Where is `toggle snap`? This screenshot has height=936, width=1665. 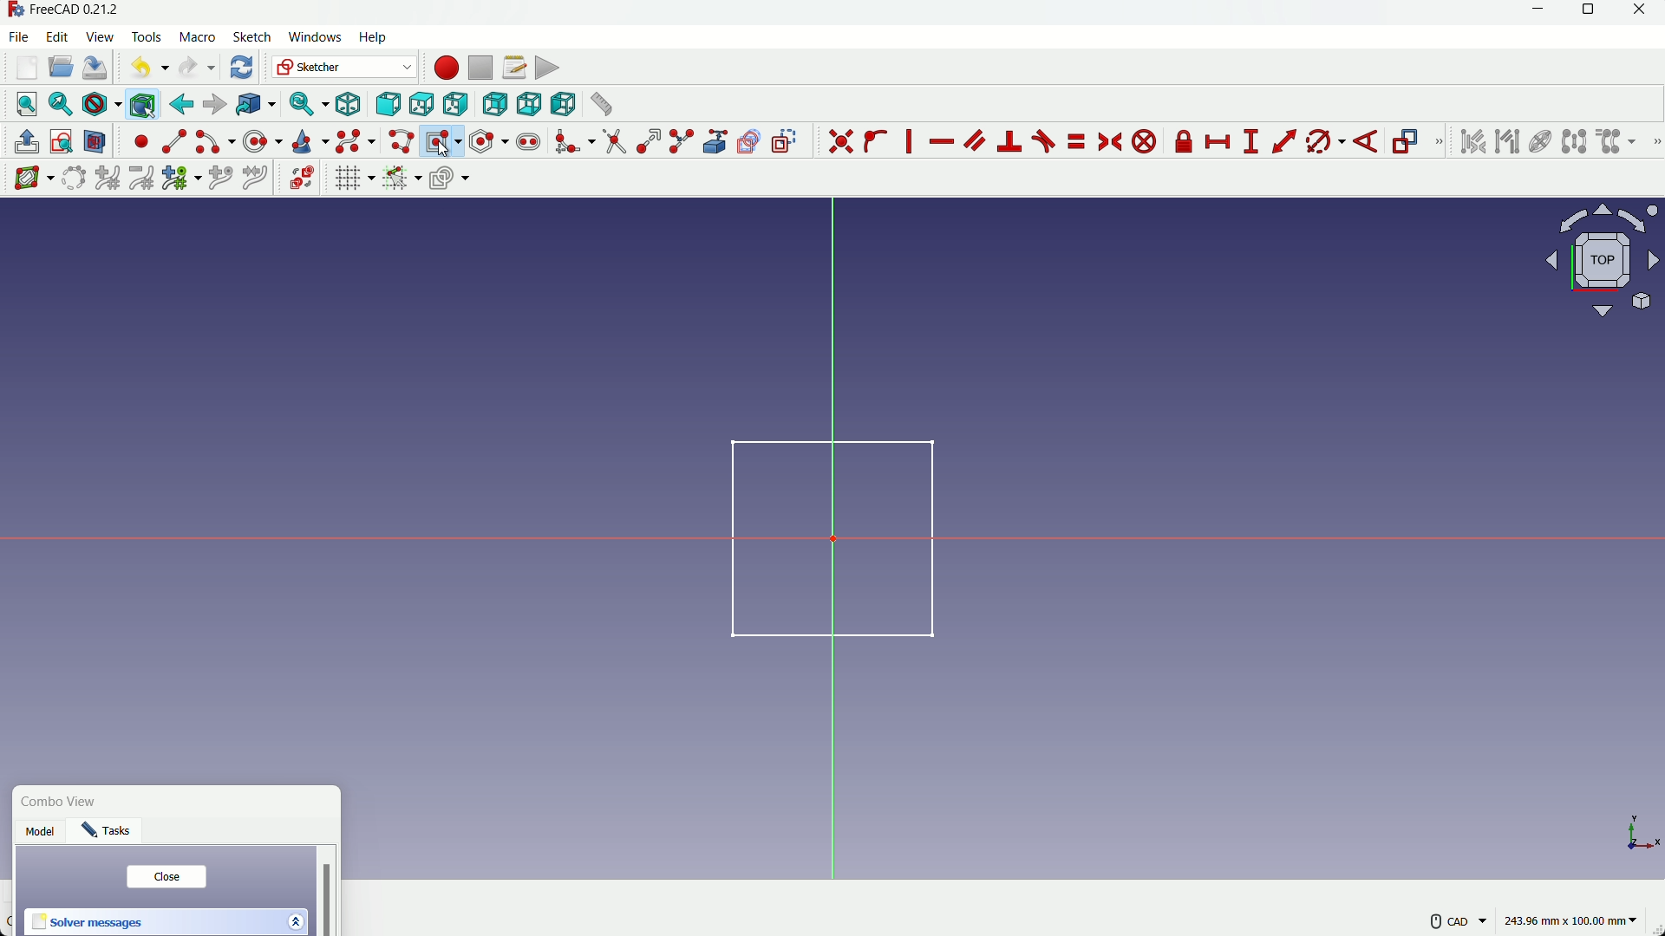
toggle snap is located at coordinates (402, 177).